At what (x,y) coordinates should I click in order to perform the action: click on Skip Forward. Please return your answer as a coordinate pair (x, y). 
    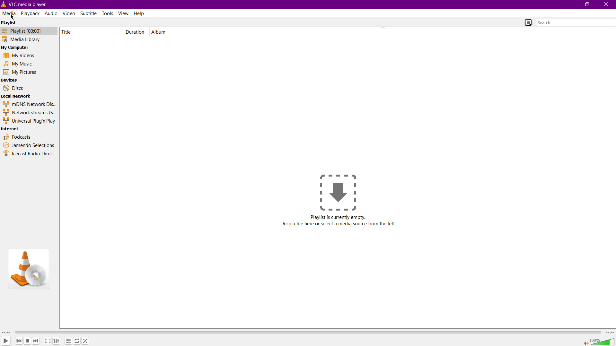
    Looking at the image, I should click on (37, 342).